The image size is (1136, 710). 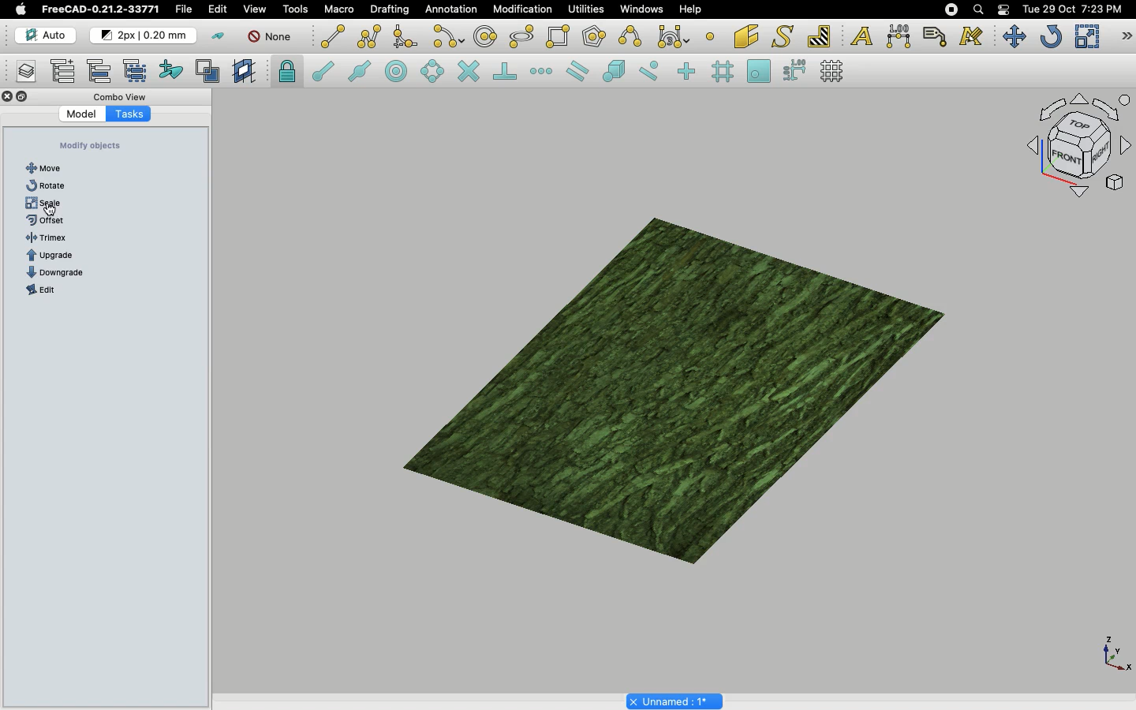 What do you see at coordinates (117, 95) in the screenshot?
I see `Combo view` at bounding box center [117, 95].